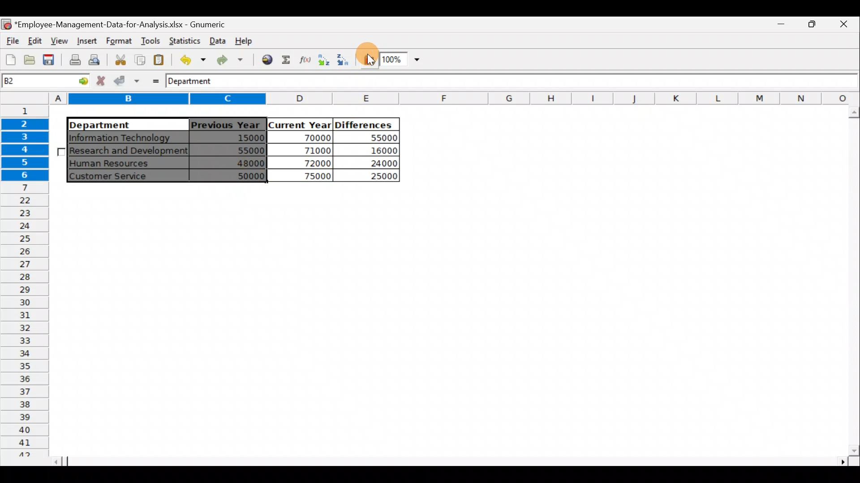 The image size is (860, 483). Describe the element at coordinates (120, 59) in the screenshot. I see `Cut the selection` at that location.